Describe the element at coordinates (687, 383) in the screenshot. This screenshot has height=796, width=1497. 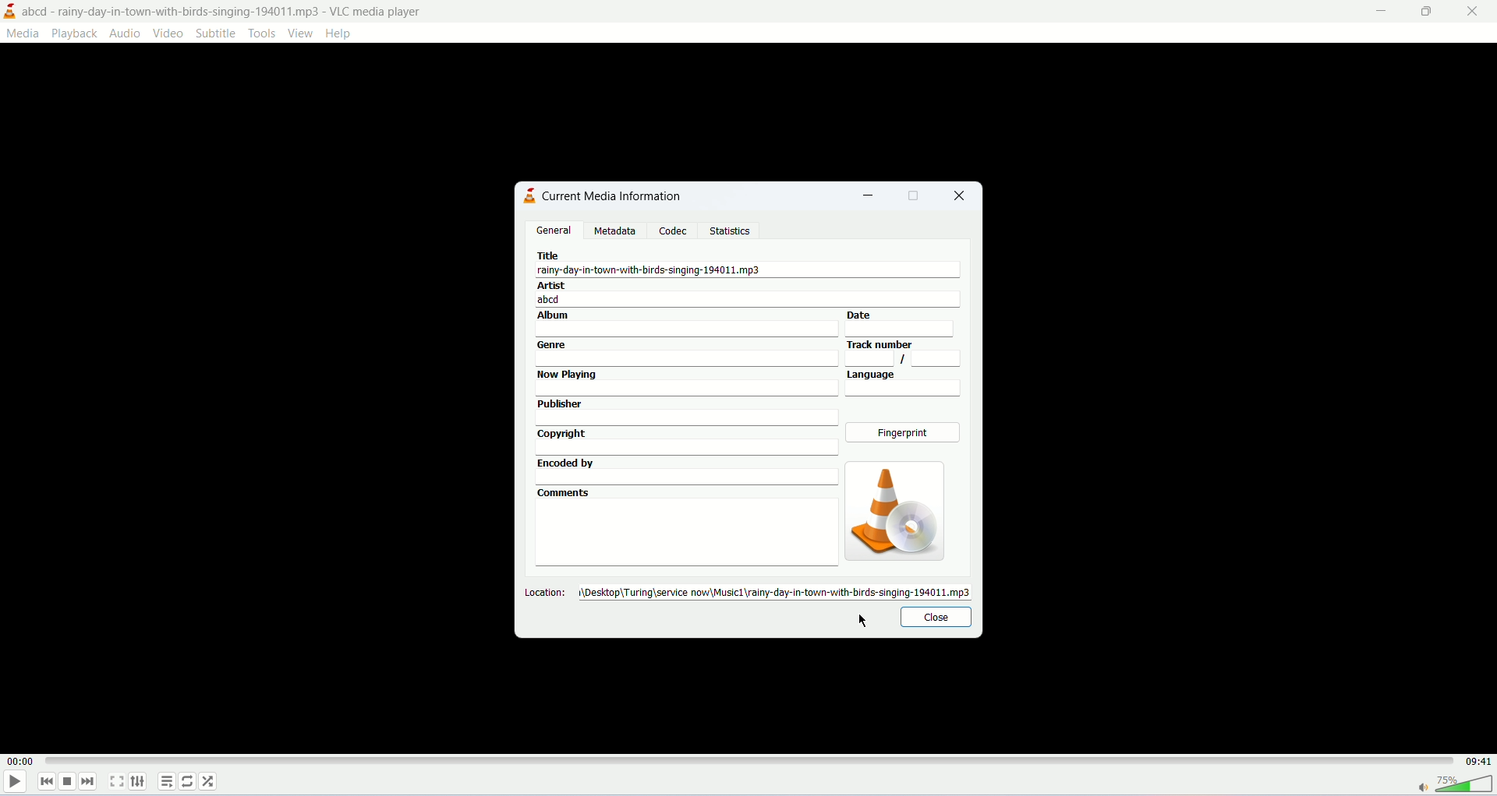
I see `now playing` at that location.